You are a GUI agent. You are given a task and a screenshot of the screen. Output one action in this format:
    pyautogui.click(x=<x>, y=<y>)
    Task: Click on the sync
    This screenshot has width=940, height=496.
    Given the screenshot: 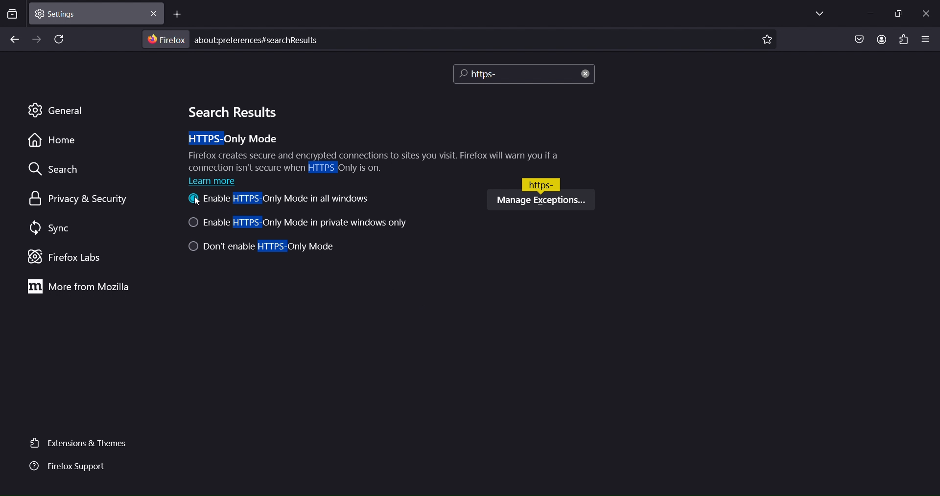 What is the action you would take?
    pyautogui.click(x=48, y=228)
    